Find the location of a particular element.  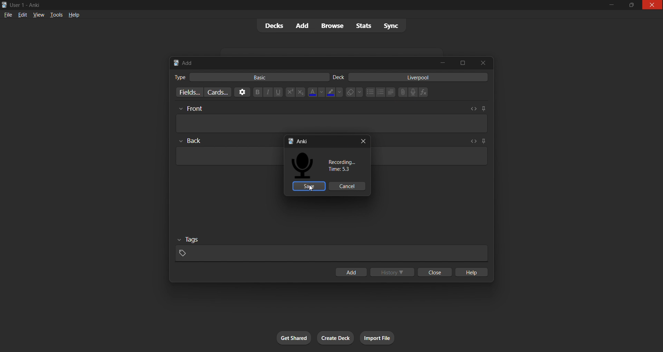

font highlight is located at coordinates (334, 92).